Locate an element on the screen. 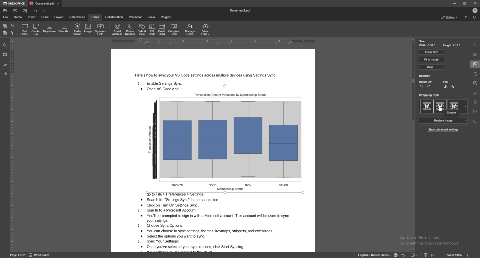  onlyoffice is located at coordinates (14, 3).